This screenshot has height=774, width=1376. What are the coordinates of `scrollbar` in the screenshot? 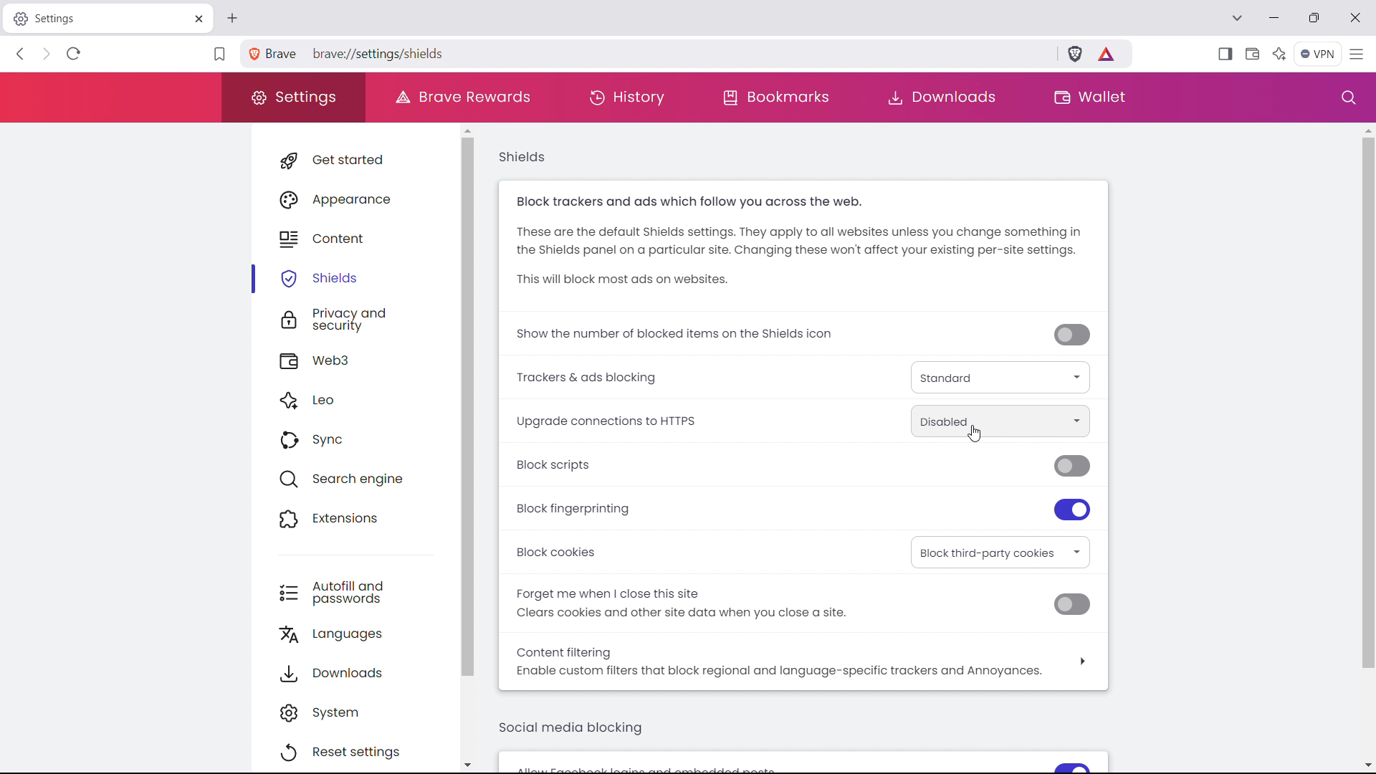 It's located at (1367, 403).